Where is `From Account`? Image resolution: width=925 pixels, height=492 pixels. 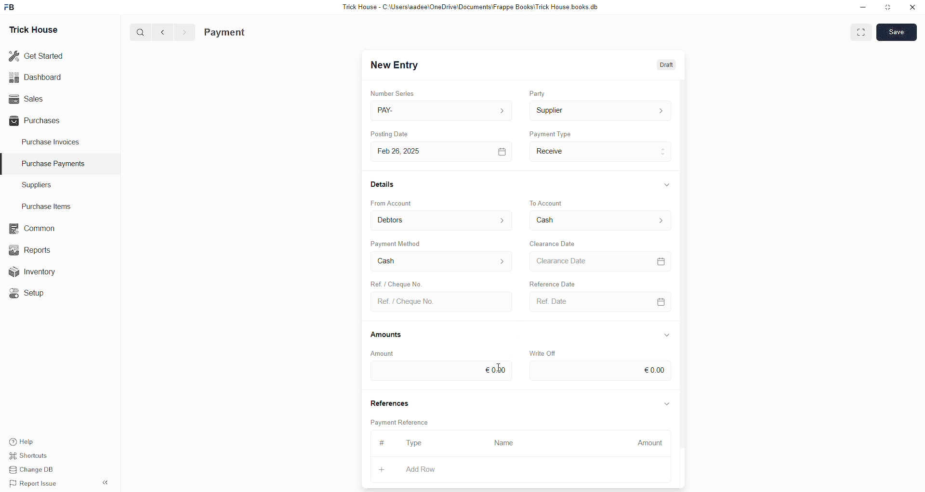
From Account is located at coordinates (393, 202).